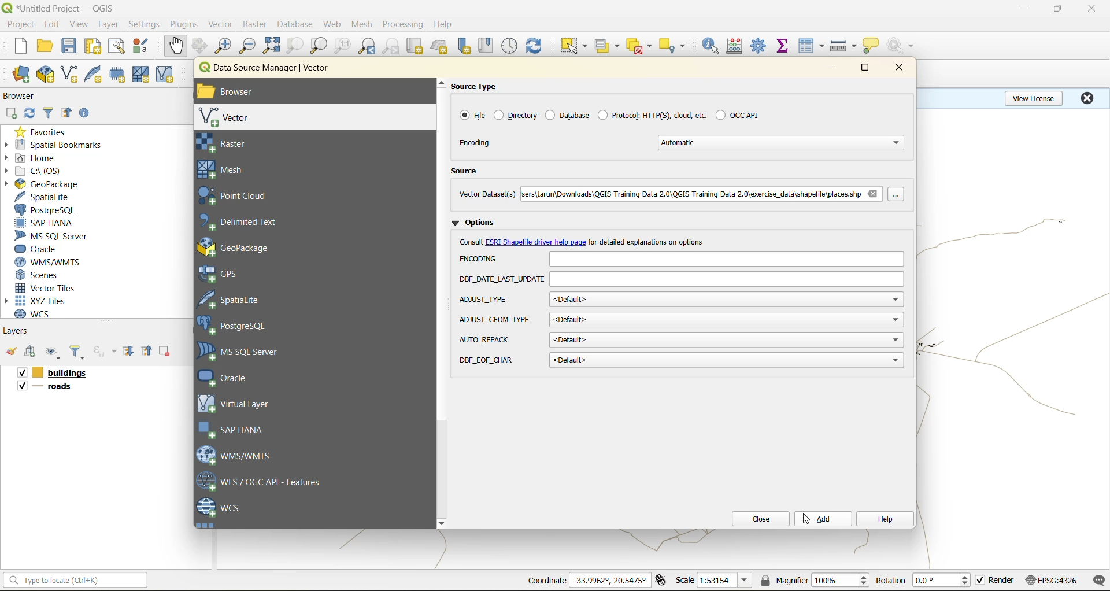 This screenshot has height=591, width=1110. What do you see at coordinates (238, 327) in the screenshot?
I see `postgresql` at bounding box center [238, 327].